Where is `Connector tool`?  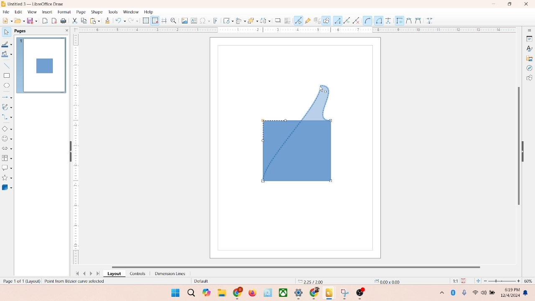 Connector tool is located at coordinates (379, 20).